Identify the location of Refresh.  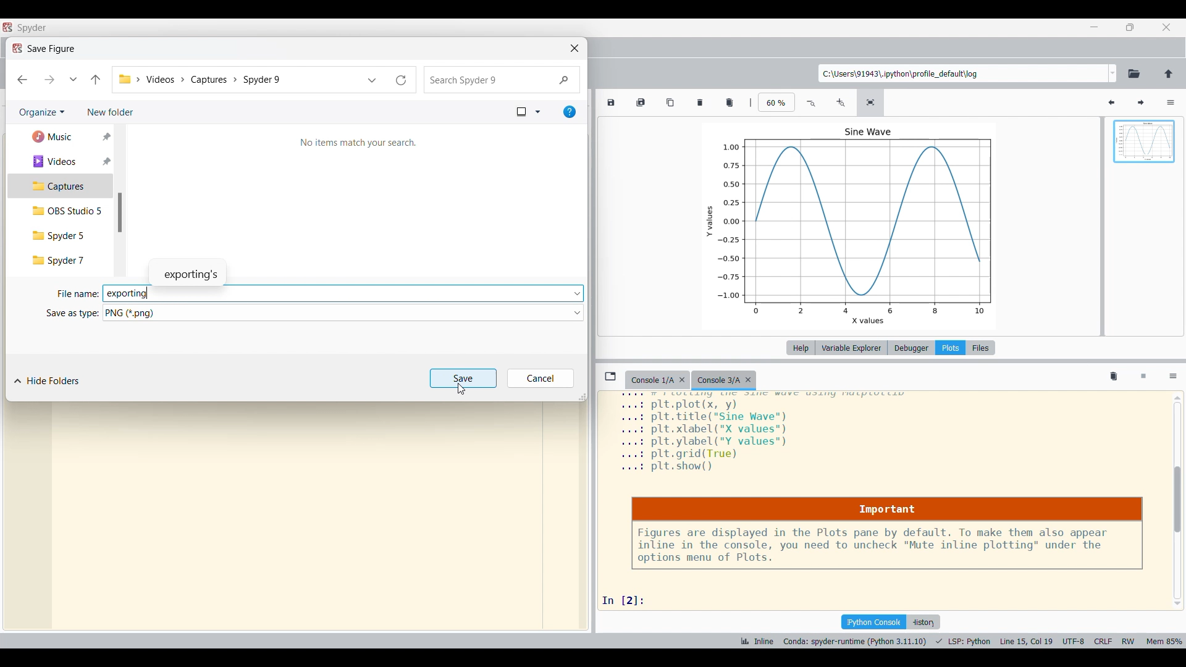
(402, 80).